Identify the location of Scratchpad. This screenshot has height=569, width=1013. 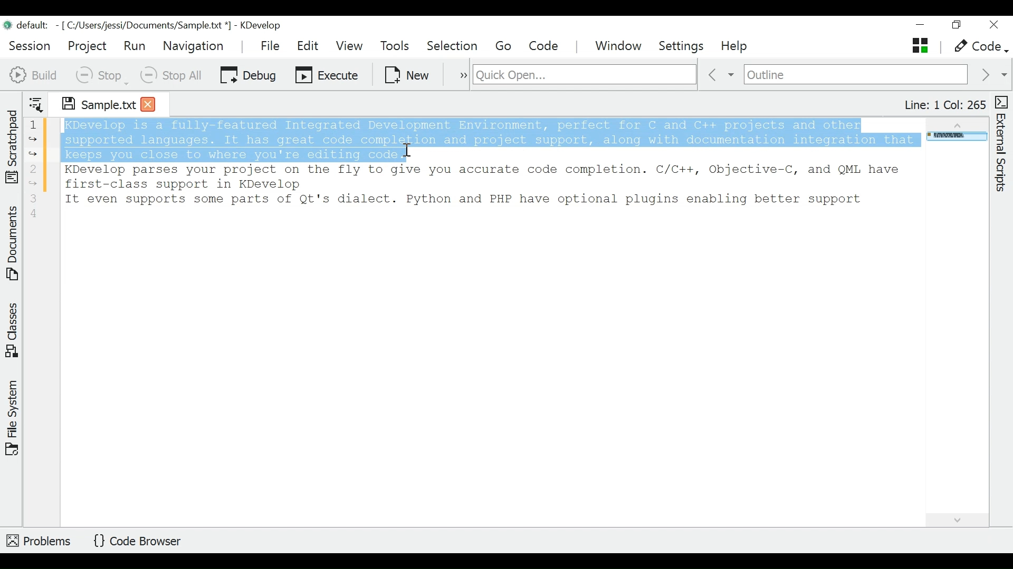
(12, 144).